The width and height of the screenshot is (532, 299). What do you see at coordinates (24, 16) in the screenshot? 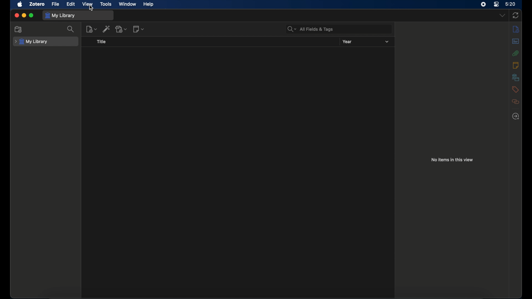
I see `minimize` at bounding box center [24, 16].